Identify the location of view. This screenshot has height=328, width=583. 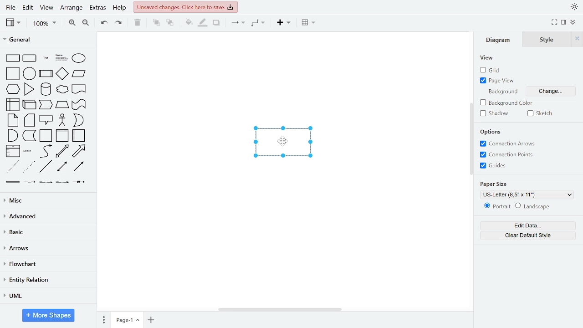
(12, 22).